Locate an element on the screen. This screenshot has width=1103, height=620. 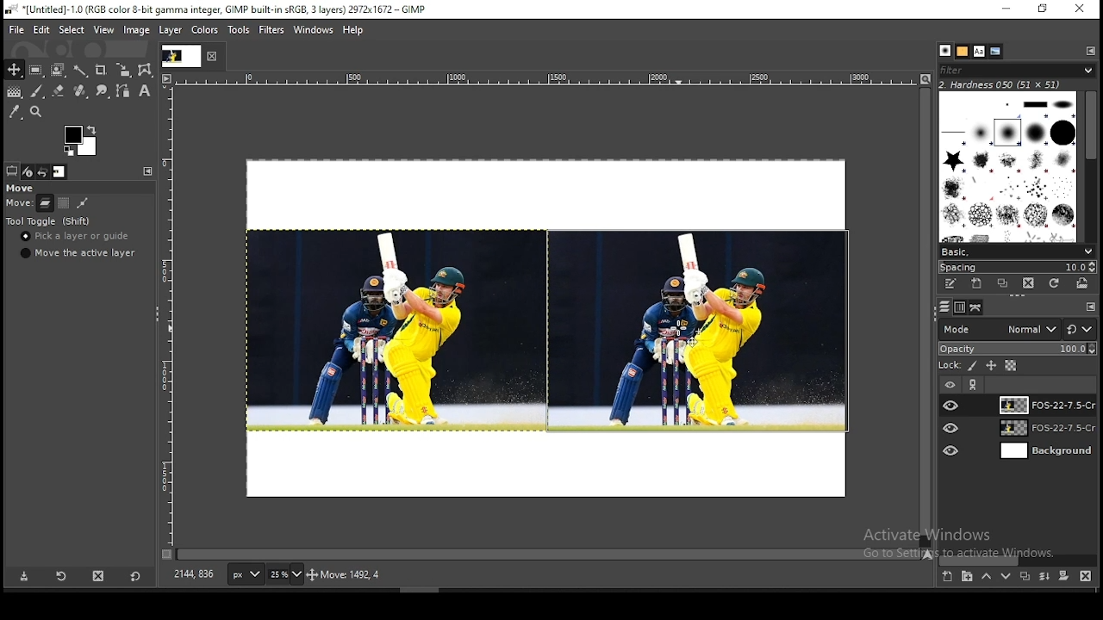
open brush as image is located at coordinates (1084, 283).